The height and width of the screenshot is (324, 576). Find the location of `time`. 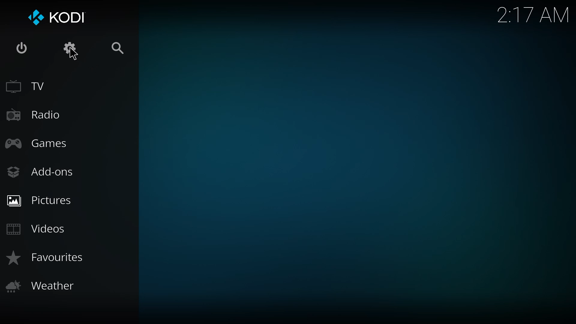

time is located at coordinates (531, 15).